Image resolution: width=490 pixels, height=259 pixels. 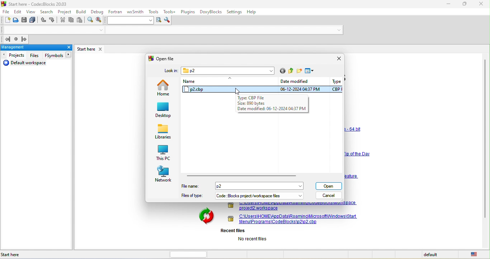 What do you see at coordinates (172, 70) in the screenshot?
I see `lock in` at bounding box center [172, 70].